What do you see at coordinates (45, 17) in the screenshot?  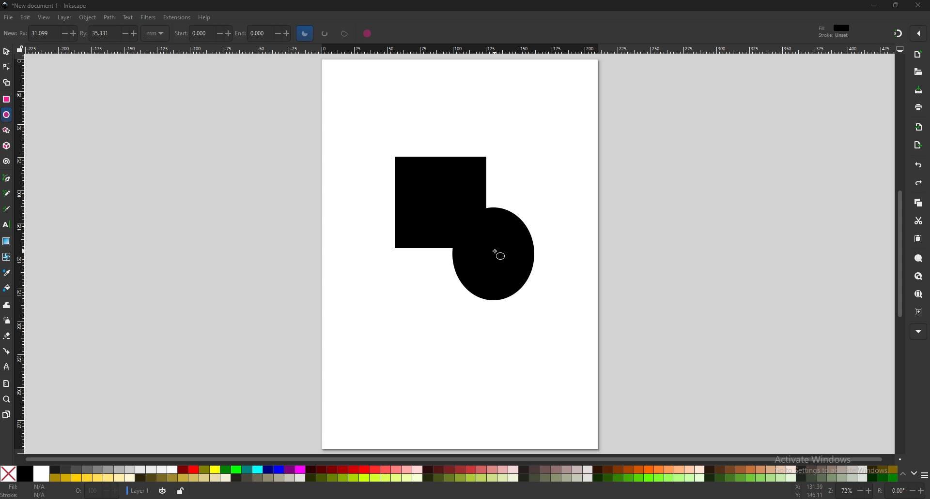 I see `view` at bounding box center [45, 17].